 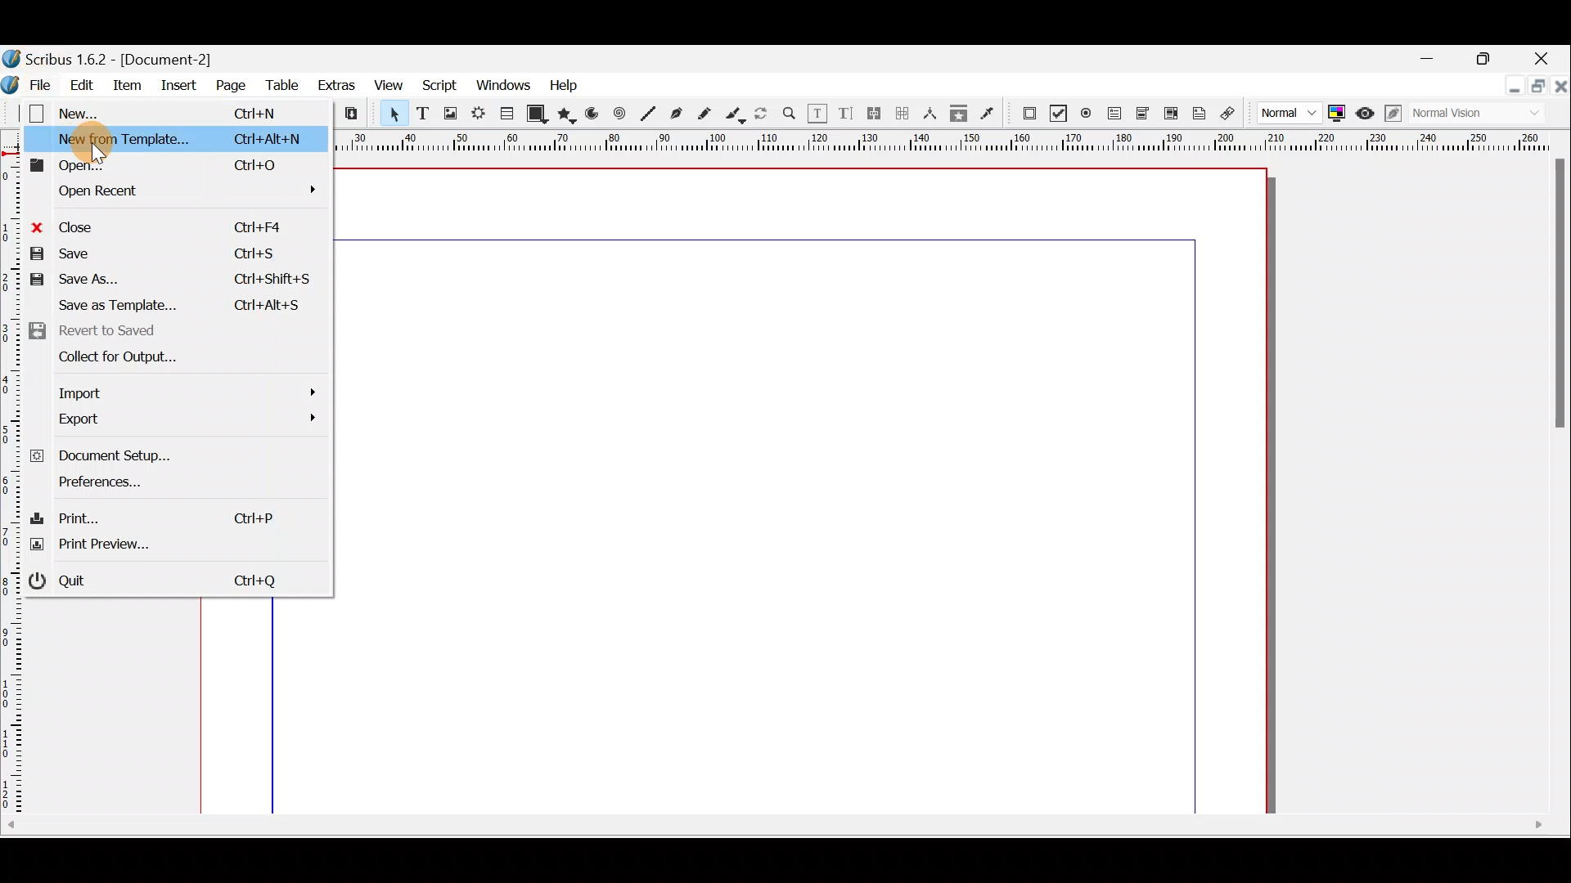 I want to click on Shape, so click(x=538, y=115).